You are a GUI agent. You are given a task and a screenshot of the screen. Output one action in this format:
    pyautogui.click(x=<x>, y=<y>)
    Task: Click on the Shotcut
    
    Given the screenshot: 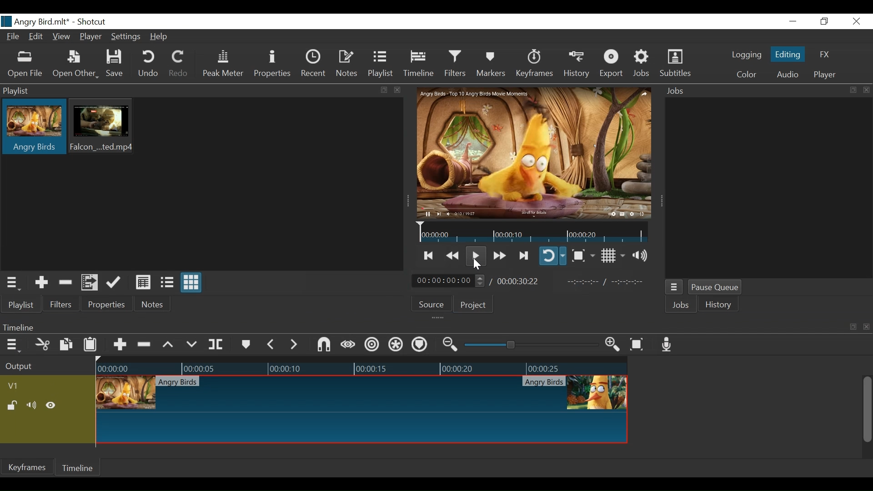 What is the action you would take?
    pyautogui.click(x=91, y=21)
    